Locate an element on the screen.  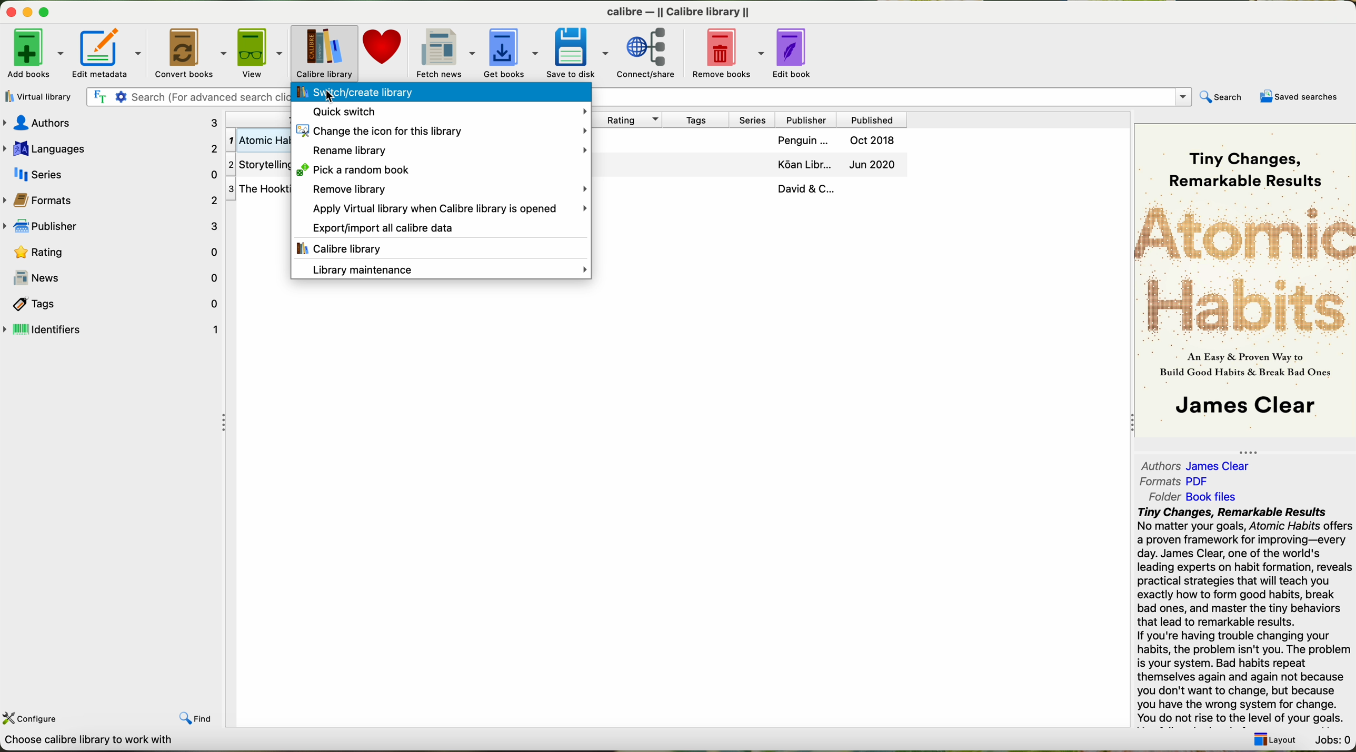
formats is located at coordinates (112, 199).